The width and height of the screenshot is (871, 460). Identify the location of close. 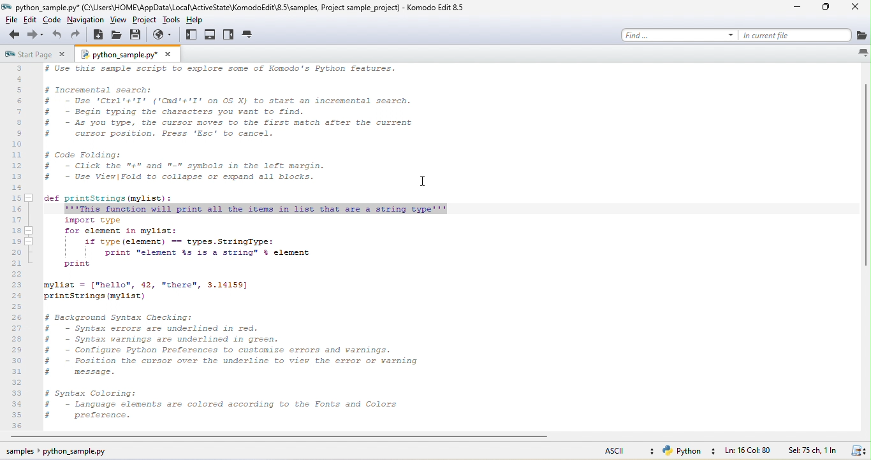
(168, 54).